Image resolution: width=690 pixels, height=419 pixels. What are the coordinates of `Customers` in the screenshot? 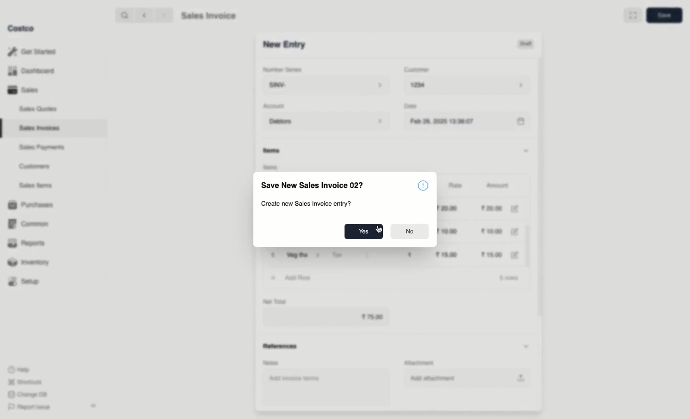 It's located at (34, 166).